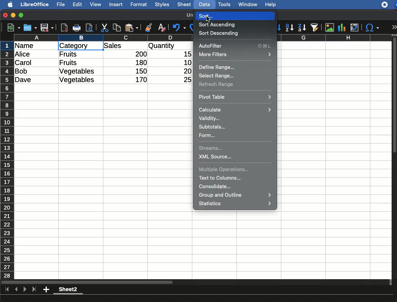 Image resolution: width=397 pixels, height=302 pixels. Describe the element at coordinates (24, 290) in the screenshot. I see `next sheet` at that location.